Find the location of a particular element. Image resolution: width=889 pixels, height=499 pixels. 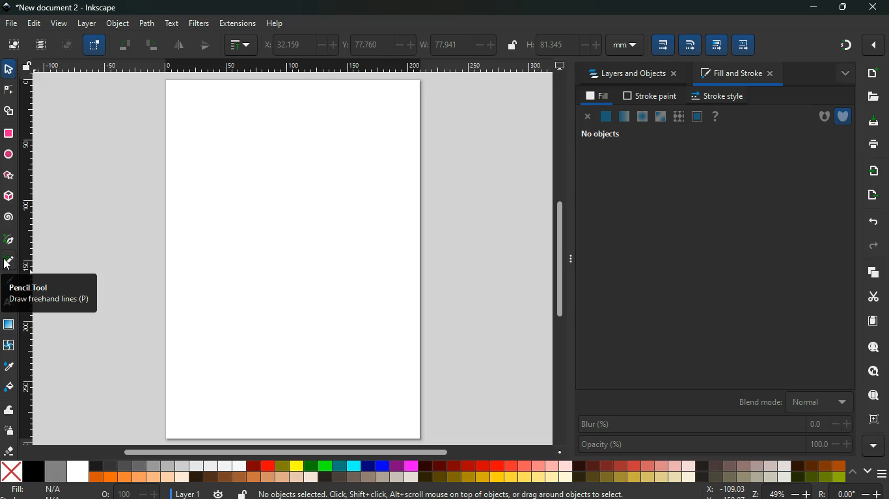

fill and stroke is located at coordinates (739, 72).